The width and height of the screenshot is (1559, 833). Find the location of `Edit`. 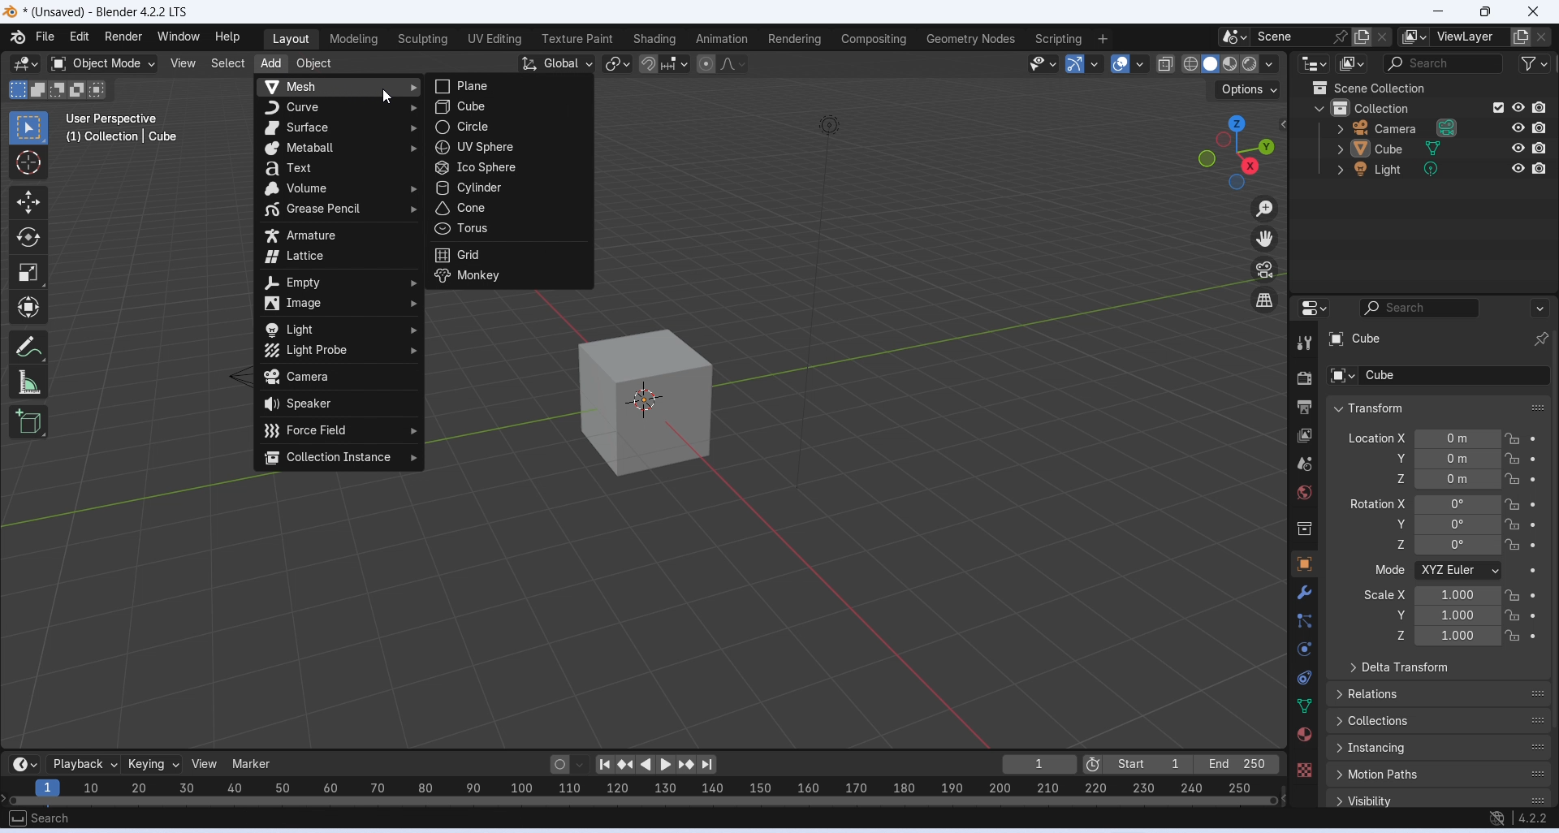

Edit is located at coordinates (80, 36).